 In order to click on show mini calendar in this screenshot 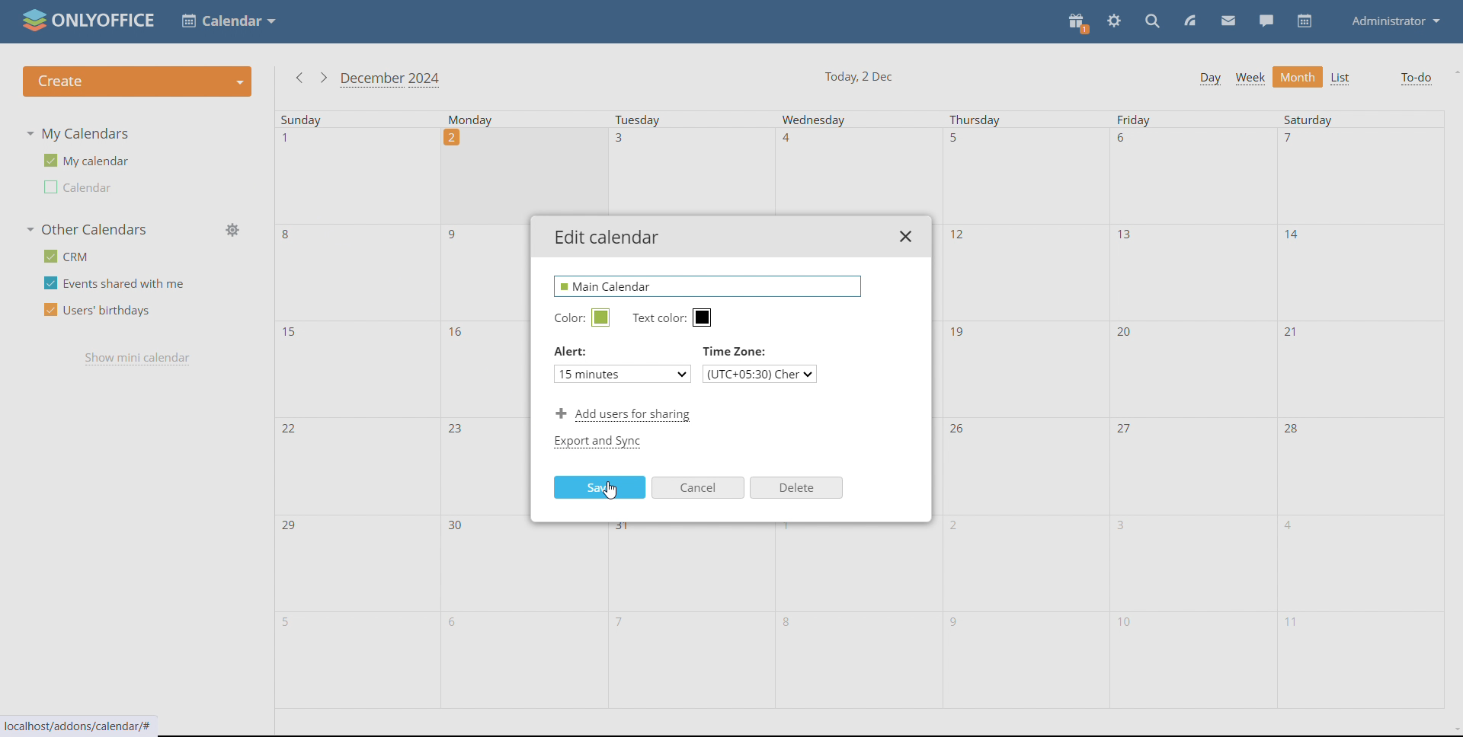, I will do `click(139, 359)`.